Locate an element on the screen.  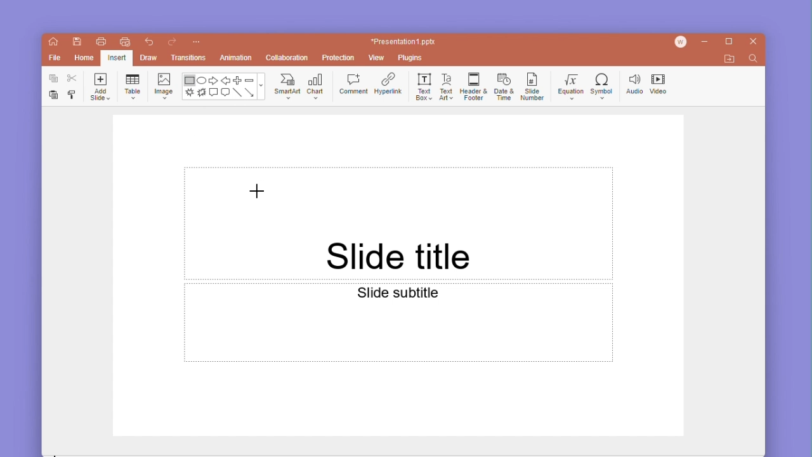
home is located at coordinates (82, 59).